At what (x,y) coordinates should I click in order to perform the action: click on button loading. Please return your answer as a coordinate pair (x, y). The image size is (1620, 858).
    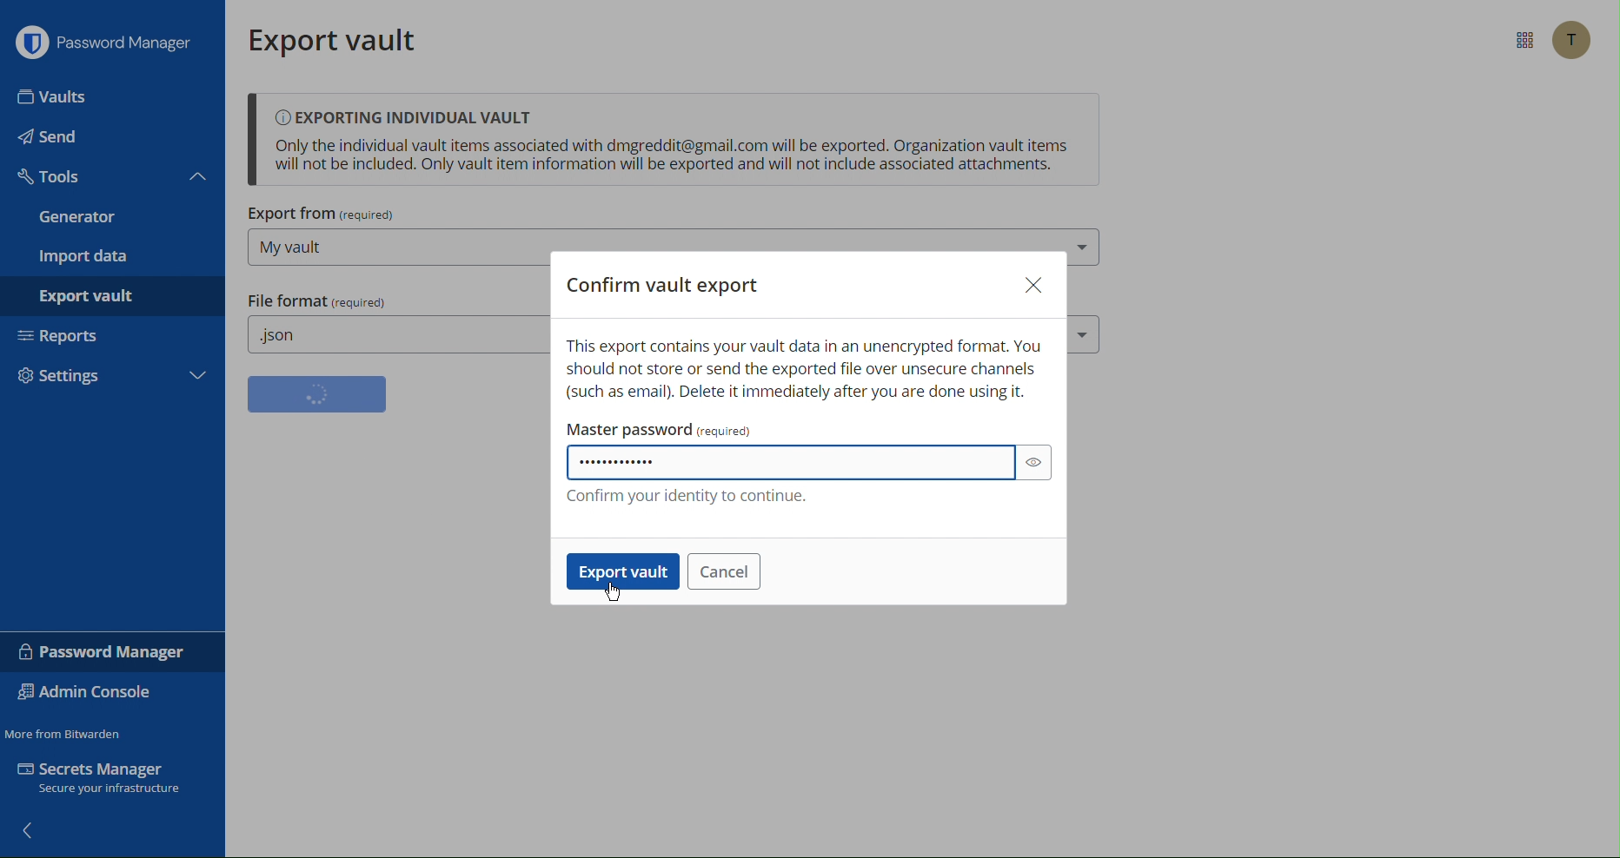
    Looking at the image, I should click on (317, 397).